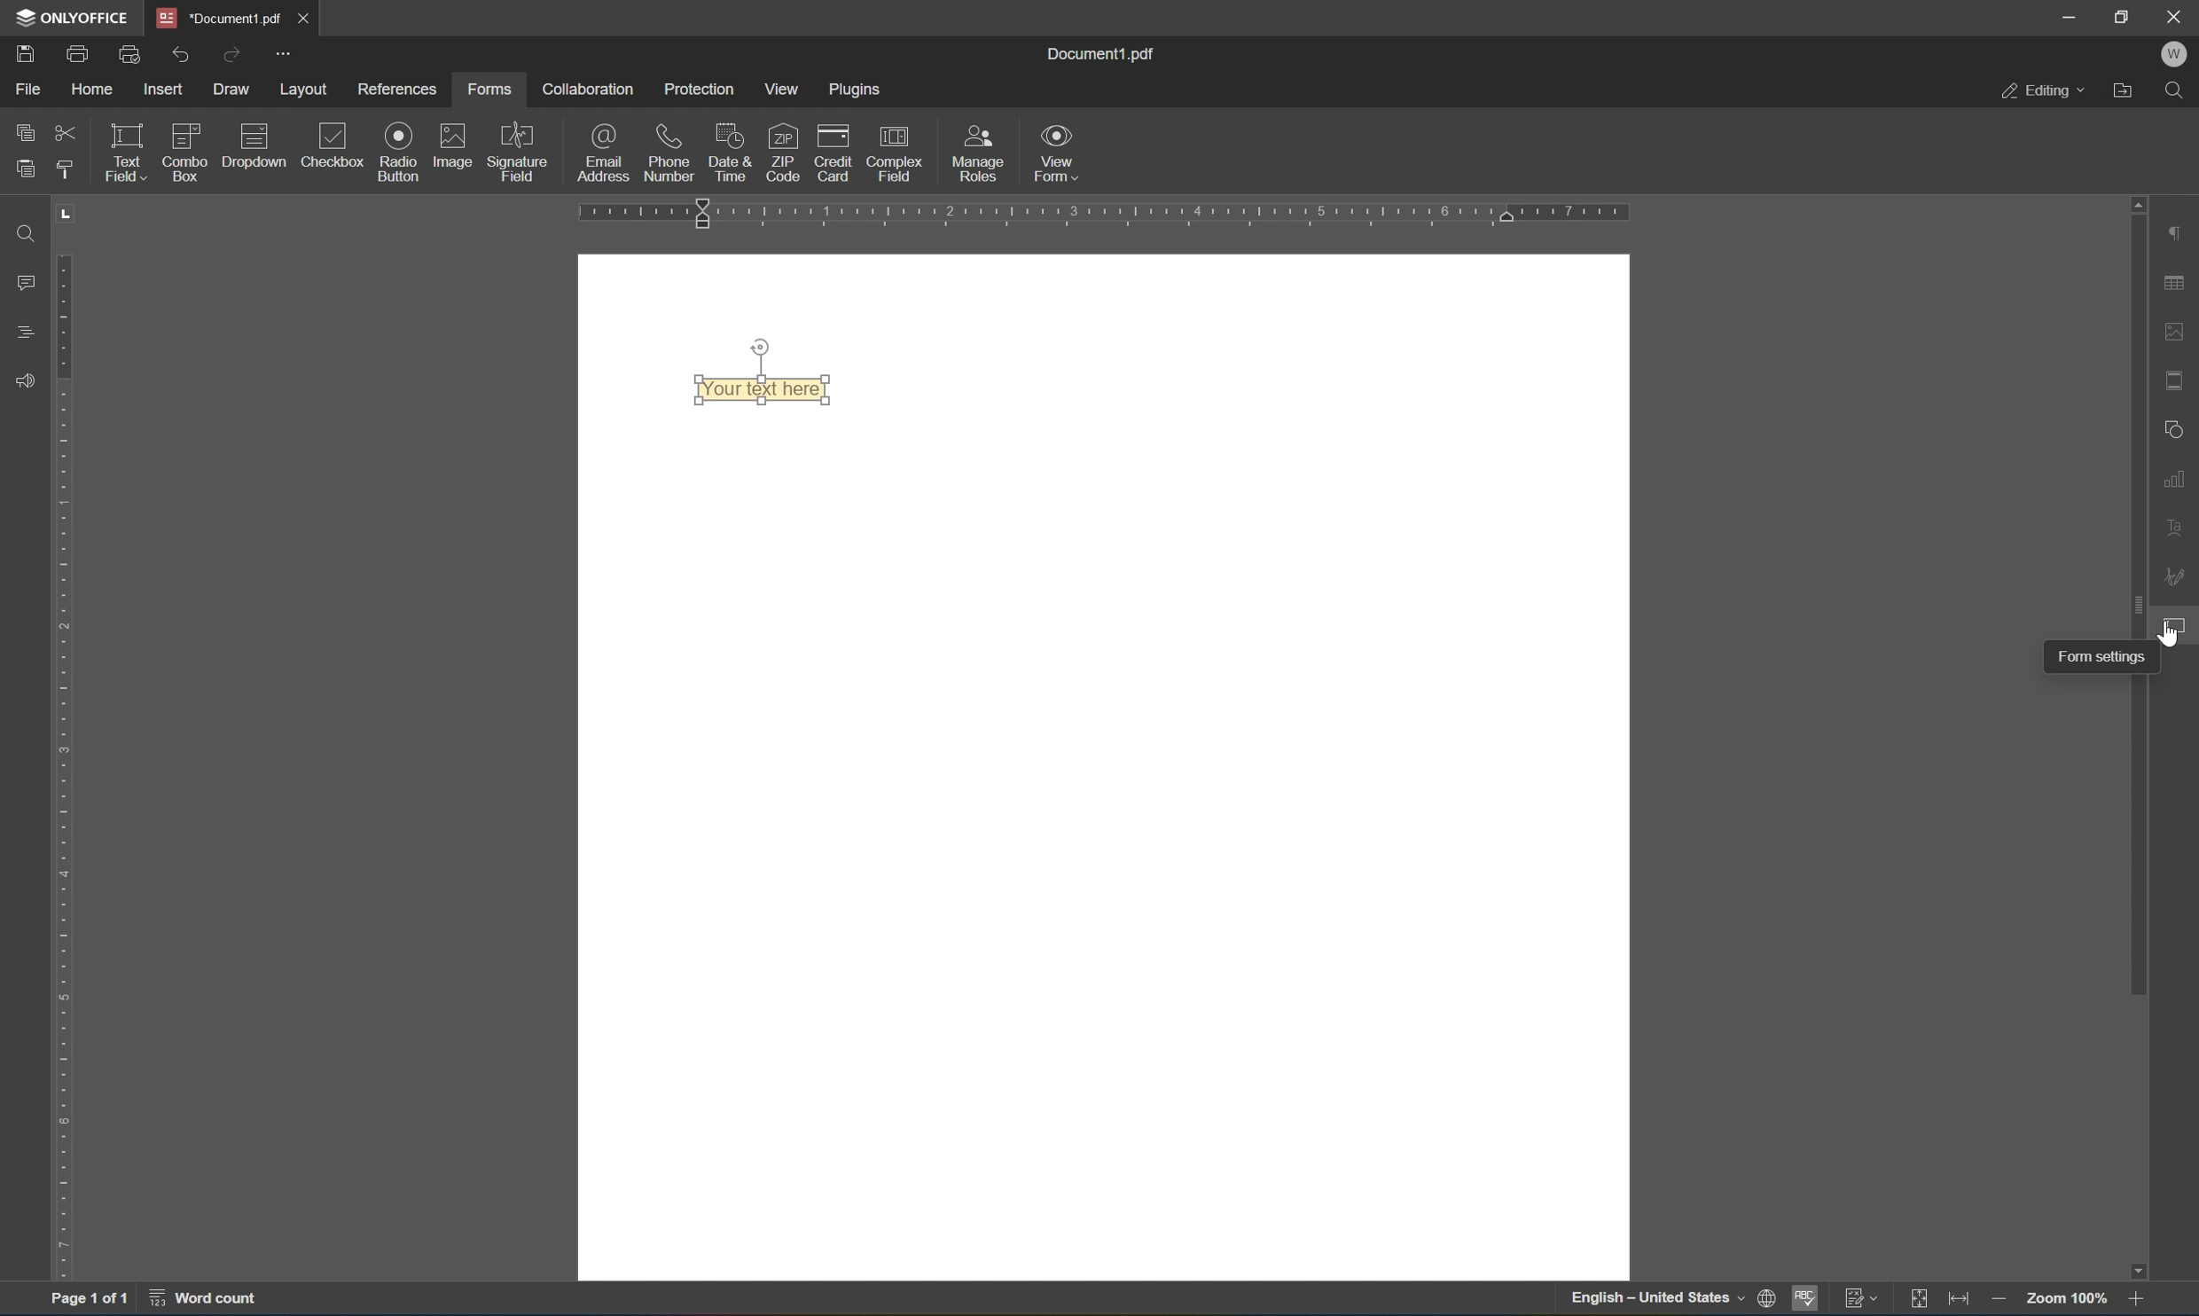 This screenshot has width=2199, height=1316. I want to click on zip code, so click(782, 153).